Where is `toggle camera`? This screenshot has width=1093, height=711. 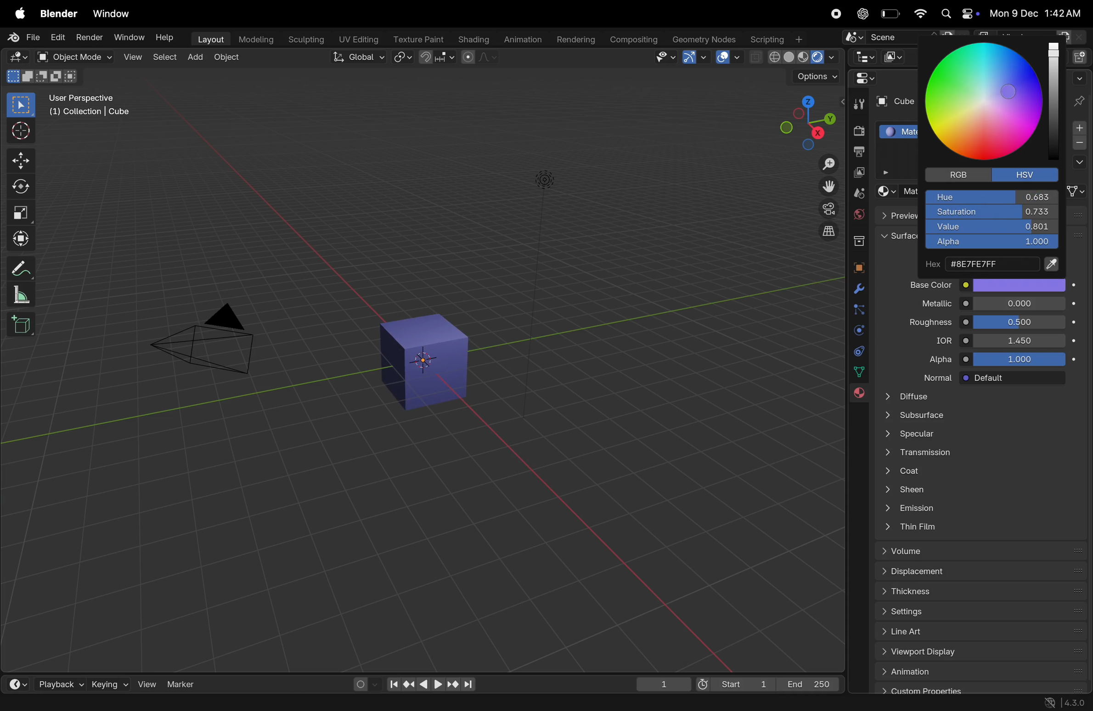 toggle camera is located at coordinates (827, 209).